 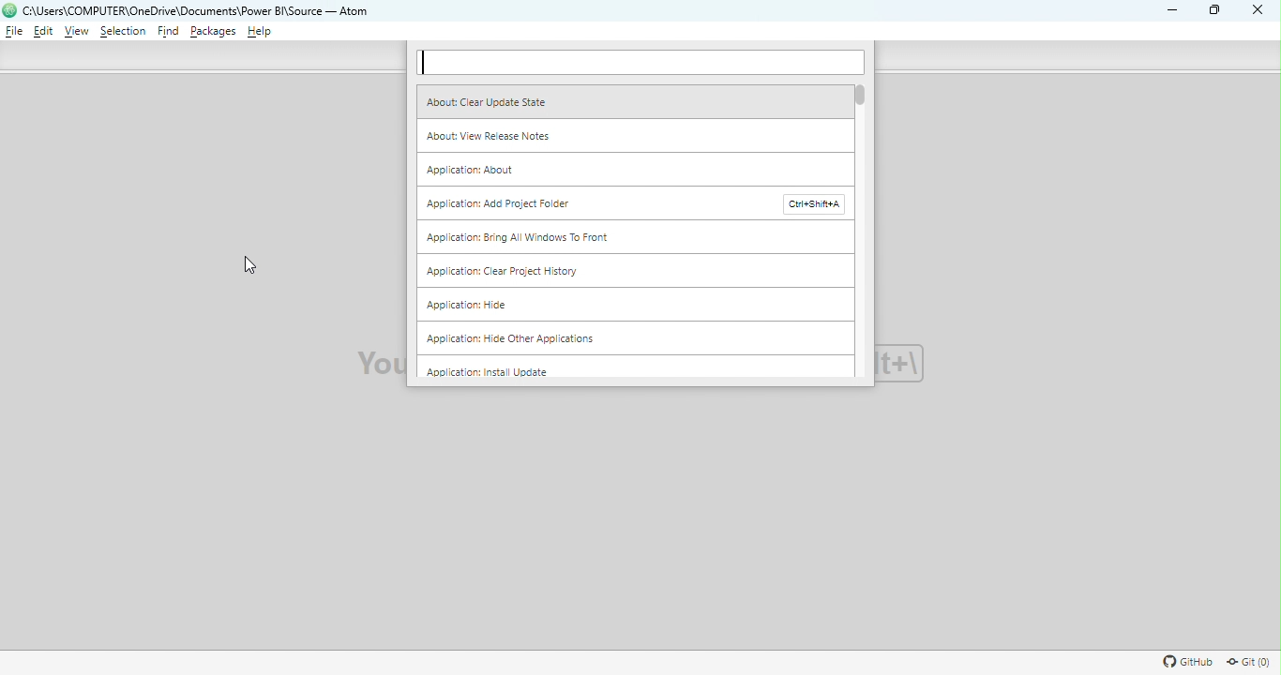 What do you see at coordinates (169, 33) in the screenshot?
I see `Find` at bounding box center [169, 33].